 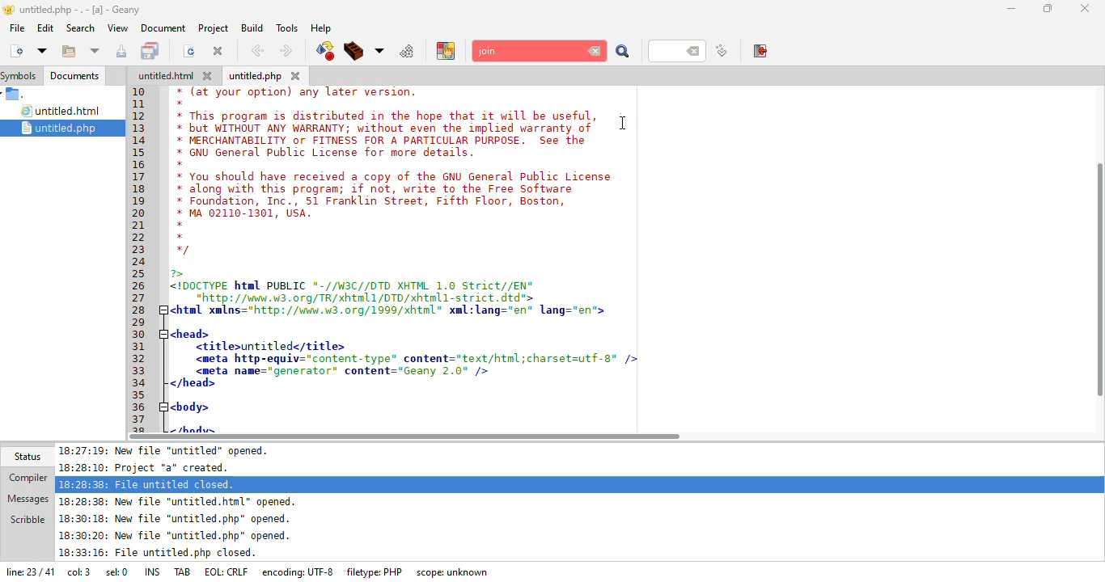 I want to click on edit, so click(x=44, y=27).